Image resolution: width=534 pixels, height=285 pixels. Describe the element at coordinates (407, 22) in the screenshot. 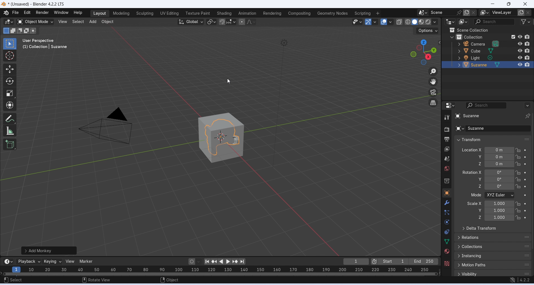

I see `wireframe viewport shading` at that location.